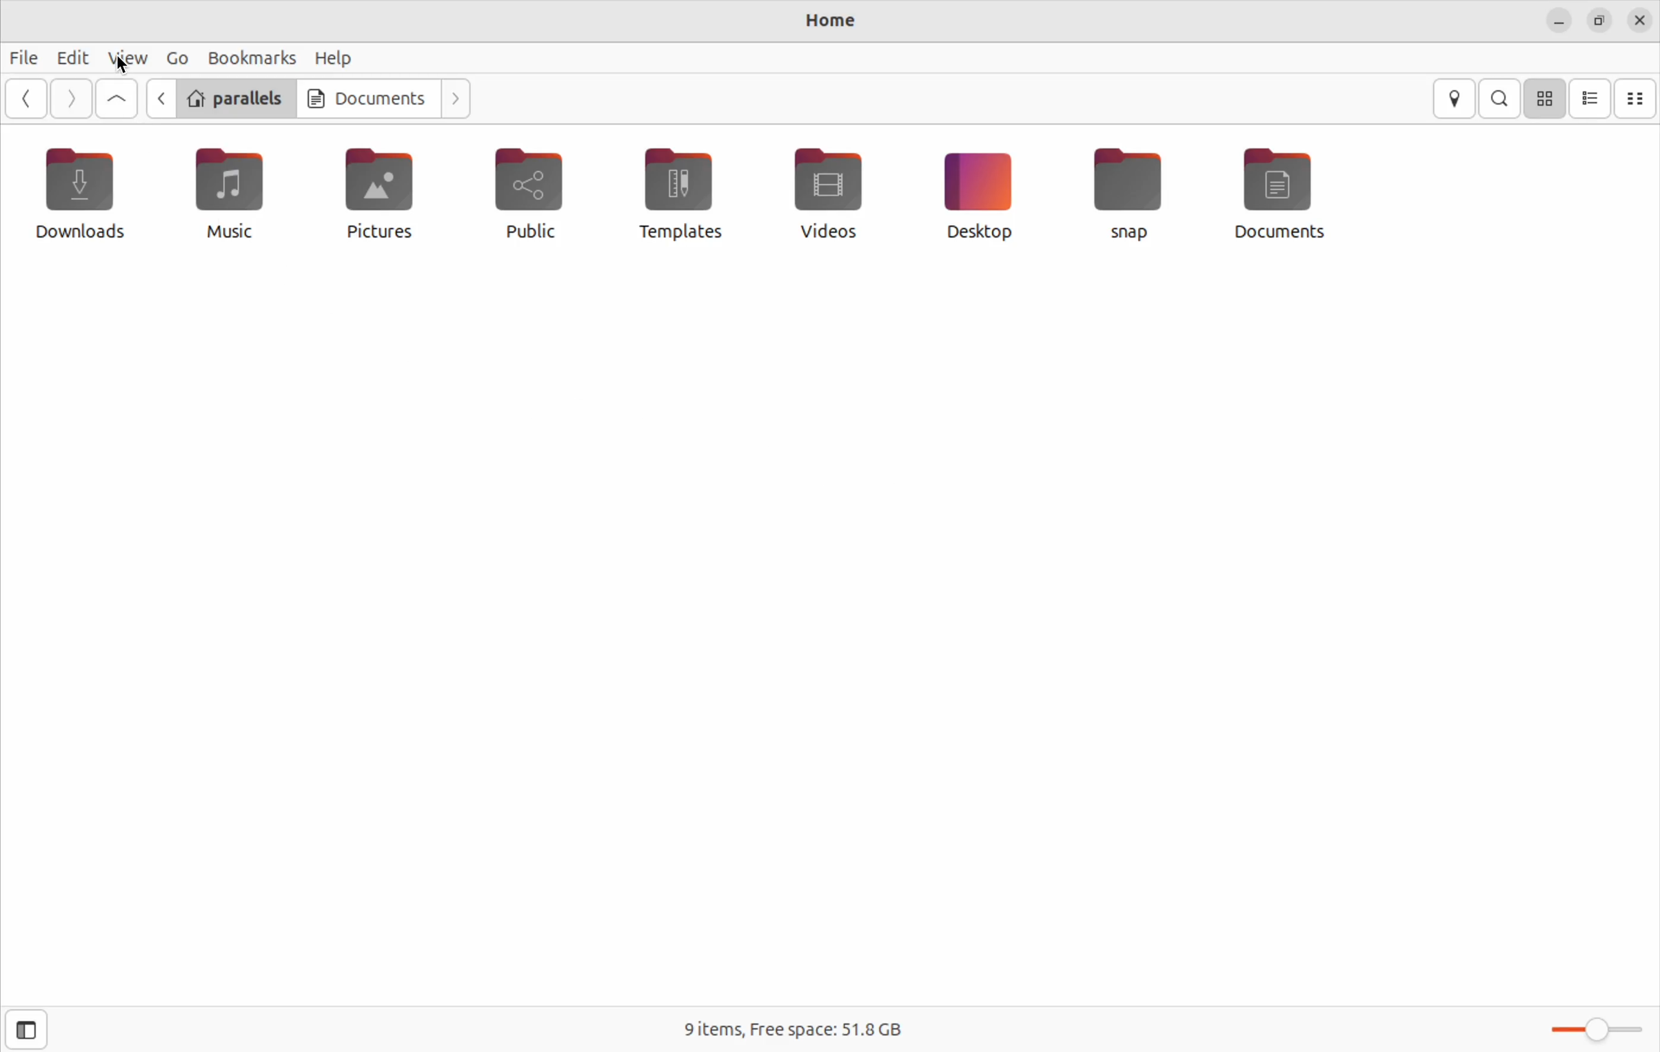 This screenshot has height=1052, width=1660. Describe the element at coordinates (246, 57) in the screenshot. I see `Bookmarks` at that location.